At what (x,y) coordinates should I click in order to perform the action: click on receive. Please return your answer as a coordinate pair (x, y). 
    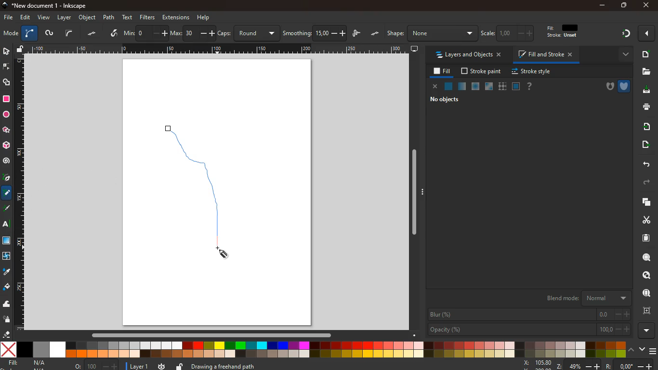
    Looking at the image, I should click on (644, 127).